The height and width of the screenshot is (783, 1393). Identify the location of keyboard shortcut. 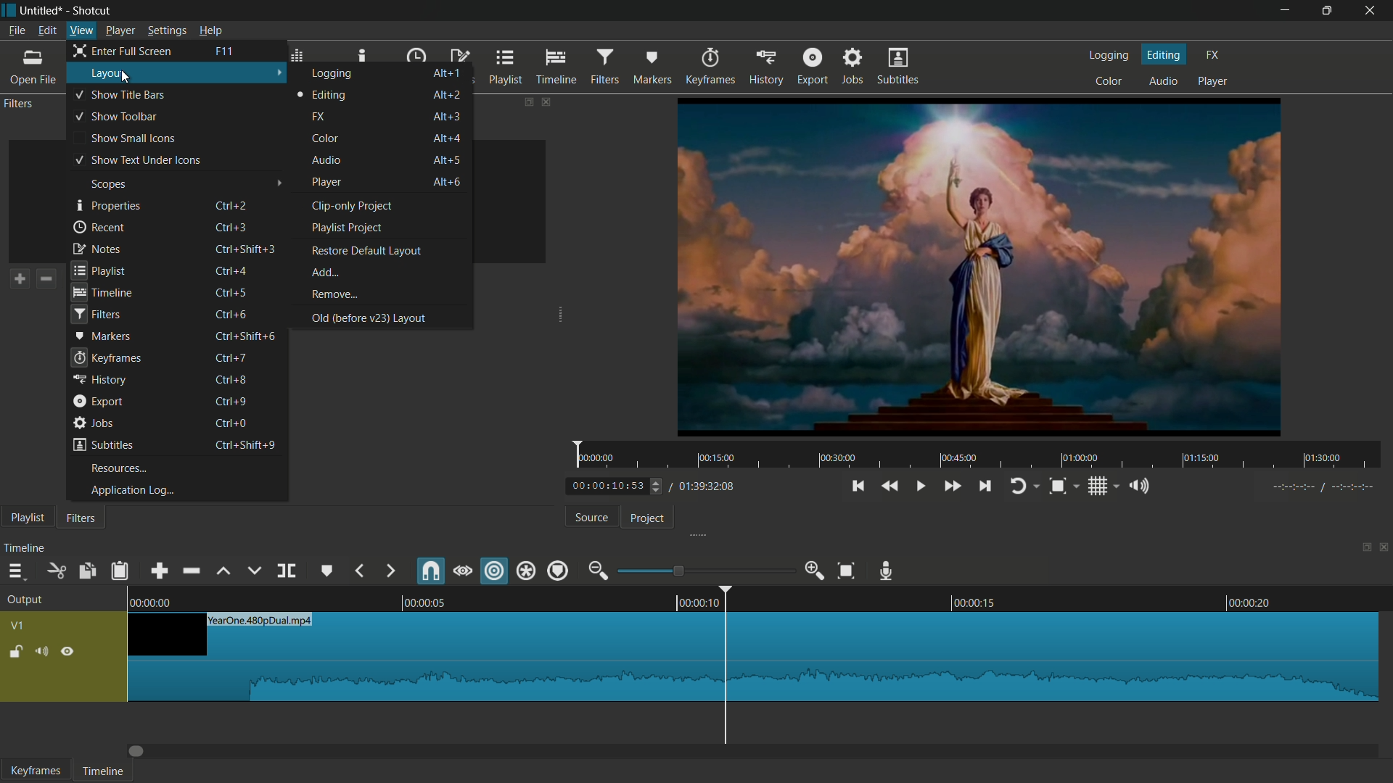
(231, 358).